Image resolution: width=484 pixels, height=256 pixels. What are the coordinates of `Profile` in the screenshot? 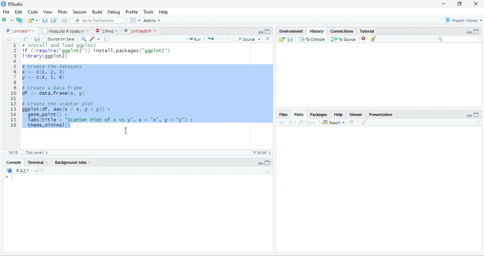 It's located at (132, 12).